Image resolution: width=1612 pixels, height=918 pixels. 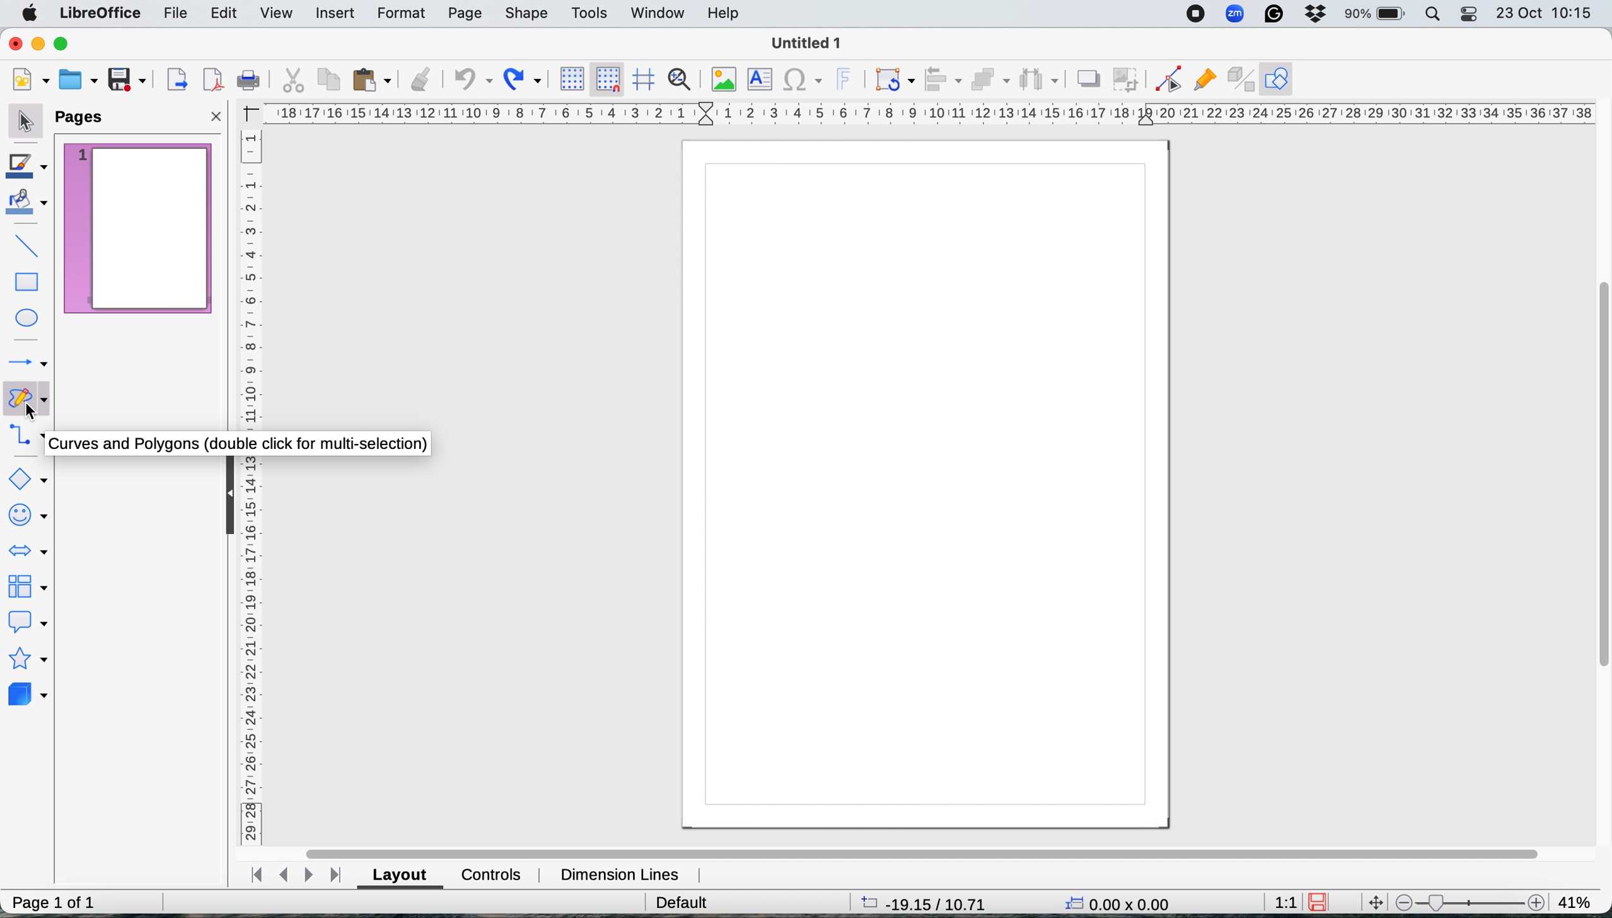 I want to click on redo, so click(x=523, y=81).